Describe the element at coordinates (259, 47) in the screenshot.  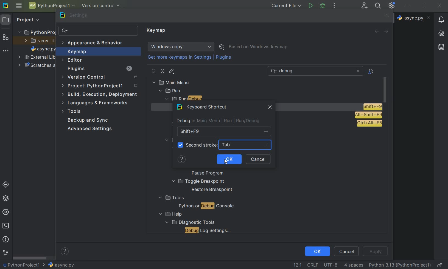
I see `based on windows keymap` at that location.